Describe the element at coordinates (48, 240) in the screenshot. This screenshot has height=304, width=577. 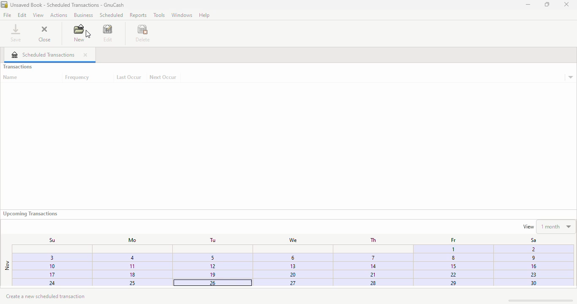
I see `Su` at that location.